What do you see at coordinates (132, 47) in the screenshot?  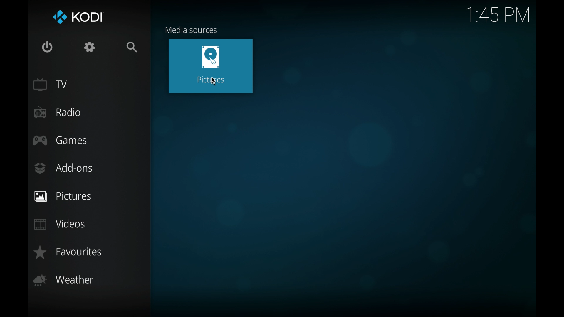 I see `search` at bounding box center [132, 47].